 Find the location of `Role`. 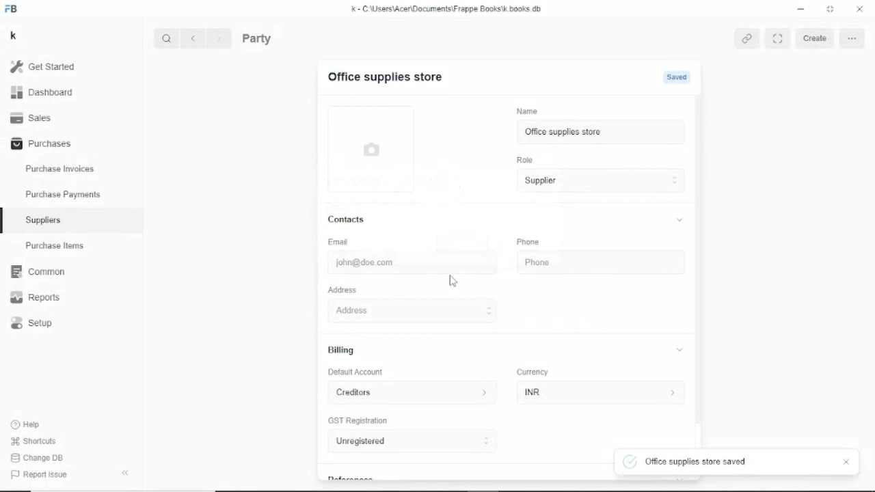

Role is located at coordinates (525, 159).